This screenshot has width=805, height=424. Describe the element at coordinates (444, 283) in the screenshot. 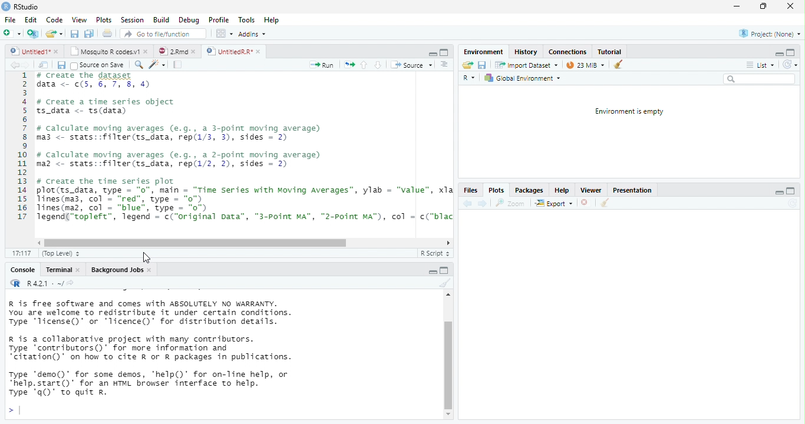

I see `clear` at that location.